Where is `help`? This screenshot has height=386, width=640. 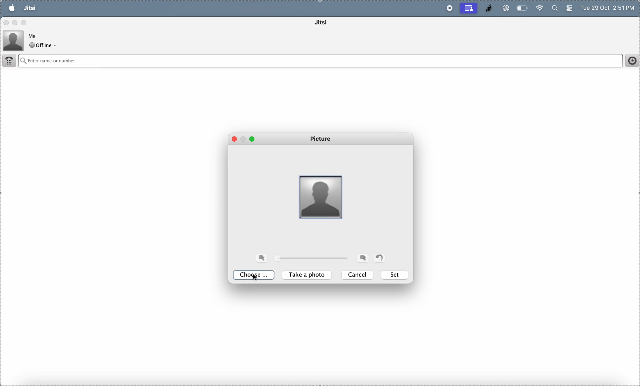 help is located at coordinates (94, 8).